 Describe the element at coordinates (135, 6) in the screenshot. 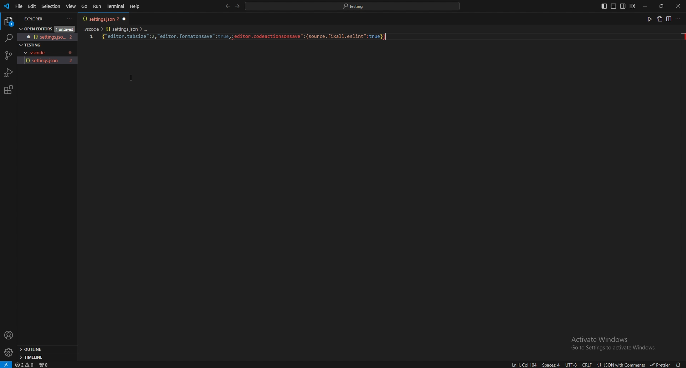

I see `help` at that location.